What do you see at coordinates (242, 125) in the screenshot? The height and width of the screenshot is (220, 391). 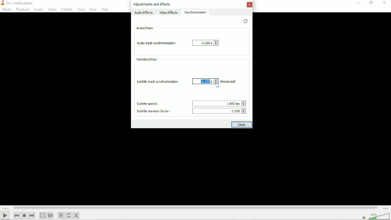 I see `Close` at bounding box center [242, 125].